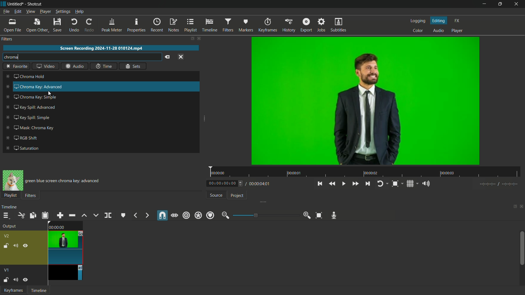  What do you see at coordinates (321, 25) in the screenshot?
I see `jobs` at bounding box center [321, 25].